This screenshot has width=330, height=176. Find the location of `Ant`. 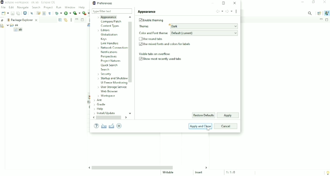

Ant is located at coordinates (98, 100).